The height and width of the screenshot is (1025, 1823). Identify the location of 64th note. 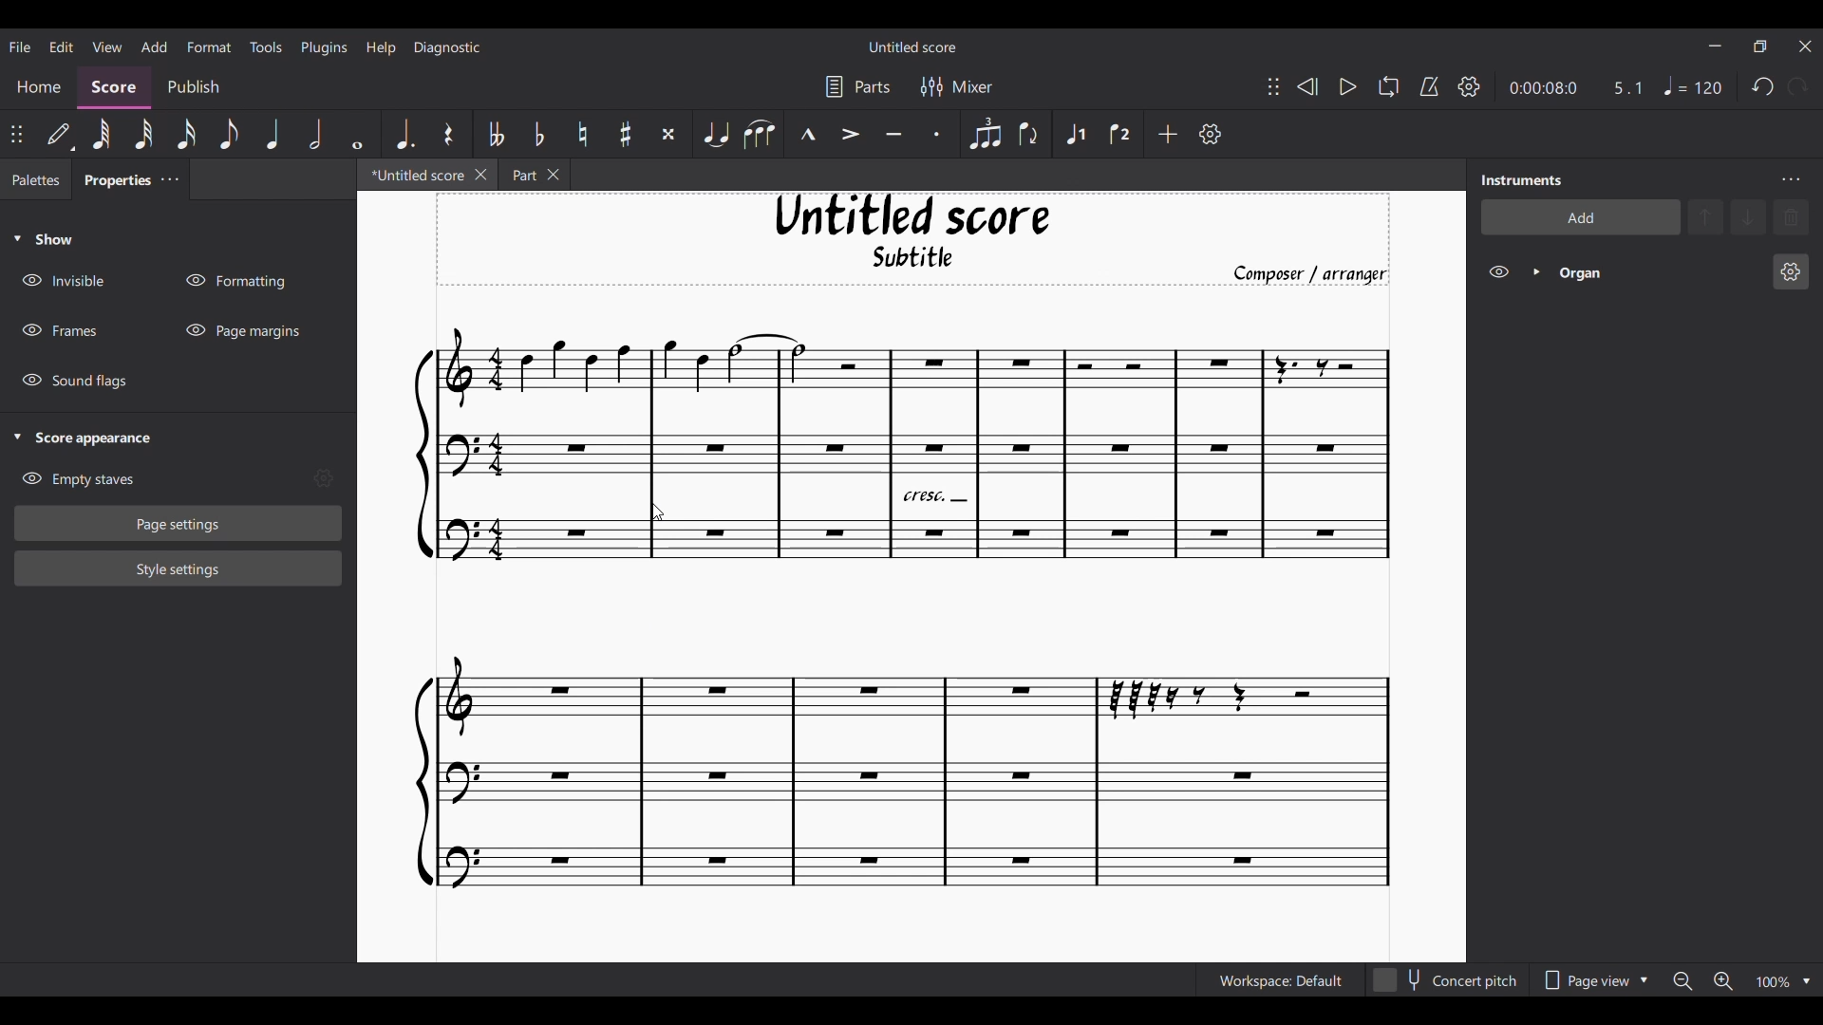
(101, 136).